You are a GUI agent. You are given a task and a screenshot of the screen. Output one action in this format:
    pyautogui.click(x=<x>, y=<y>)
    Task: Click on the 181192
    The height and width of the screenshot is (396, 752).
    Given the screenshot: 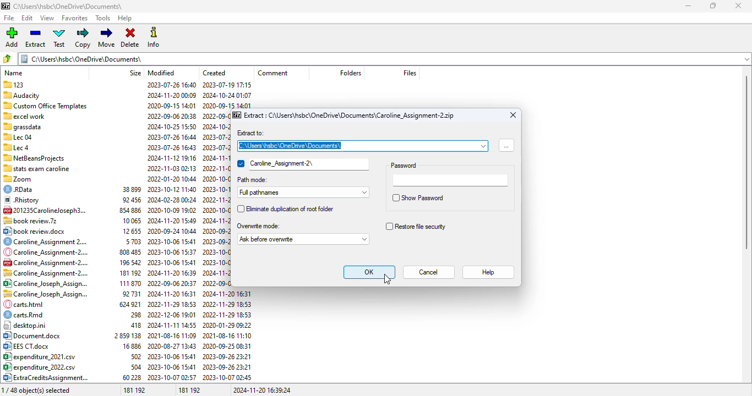 What is the action you would take?
    pyautogui.click(x=134, y=390)
    